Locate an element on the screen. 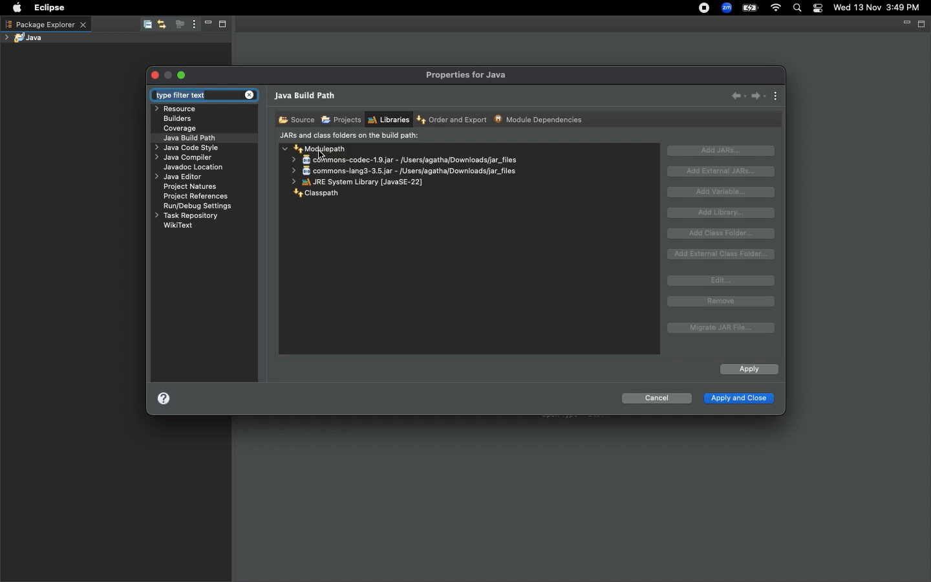 The height and width of the screenshot is (582, 931). Order and export is located at coordinates (453, 120).